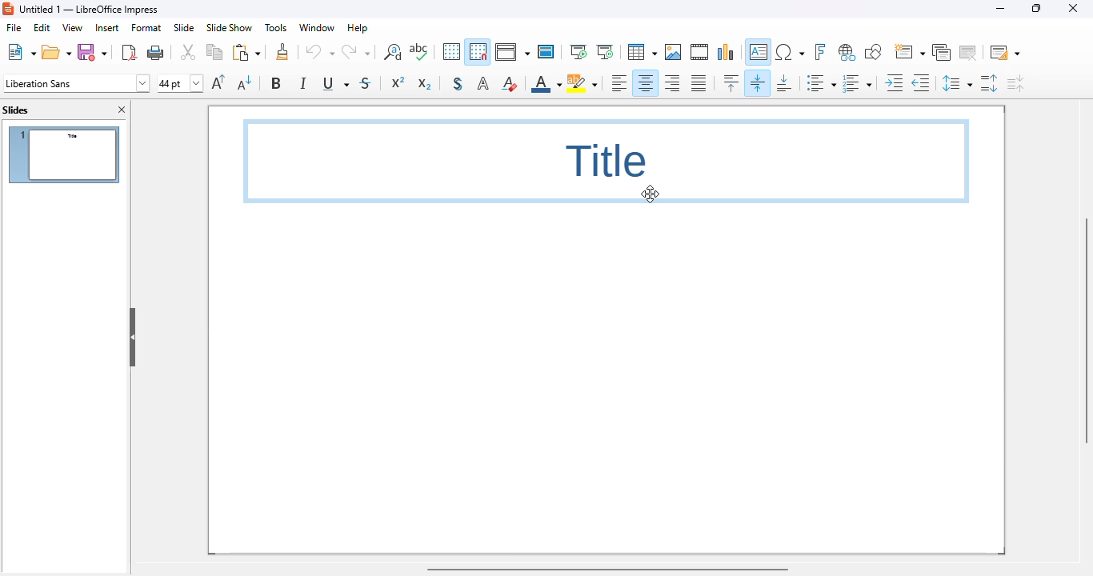 This screenshot has height=576, width=1093. What do you see at coordinates (57, 52) in the screenshot?
I see `open` at bounding box center [57, 52].